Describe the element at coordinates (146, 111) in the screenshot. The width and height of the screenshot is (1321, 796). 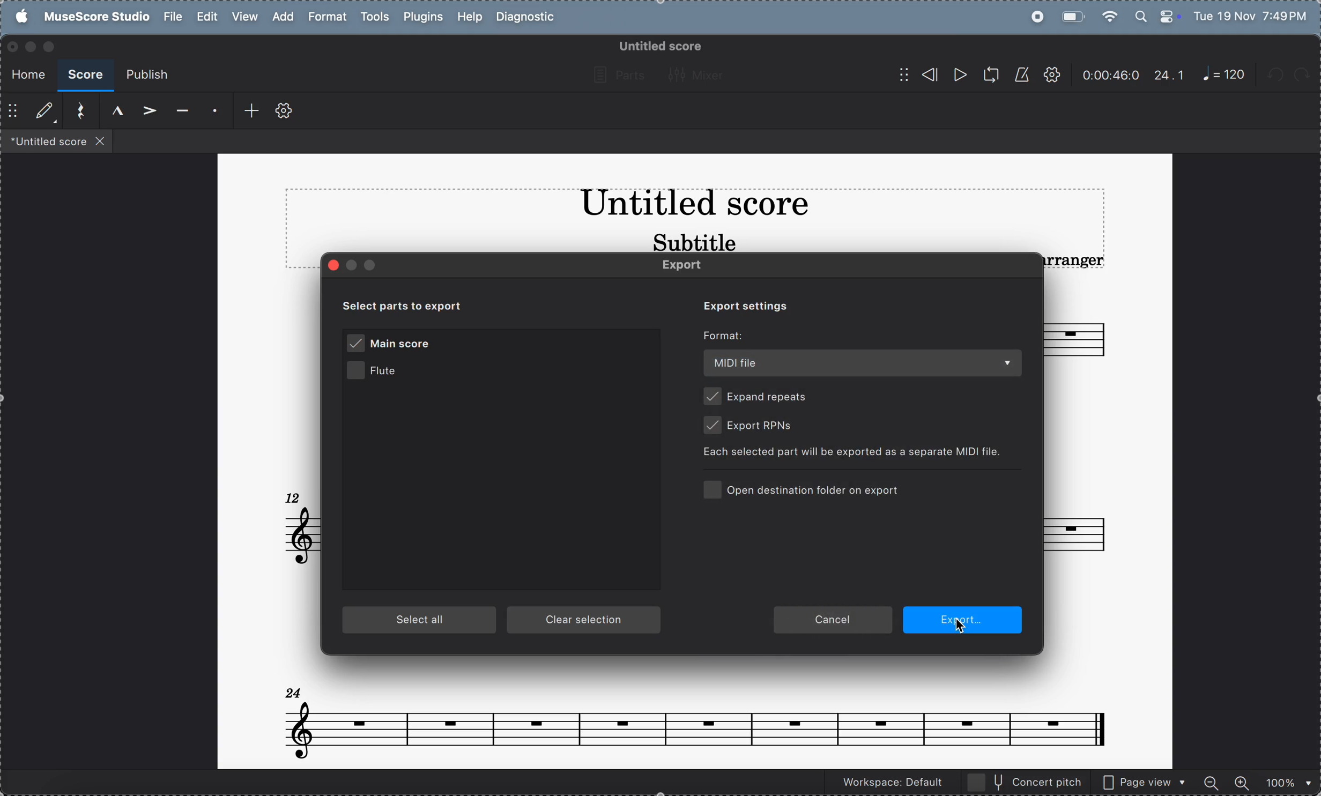
I see `accent` at that location.